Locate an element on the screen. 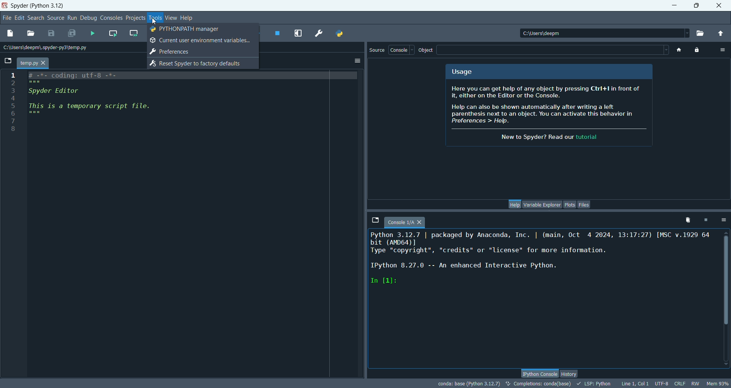 This screenshot has height=388, width=731. consoles is located at coordinates (111, 18).